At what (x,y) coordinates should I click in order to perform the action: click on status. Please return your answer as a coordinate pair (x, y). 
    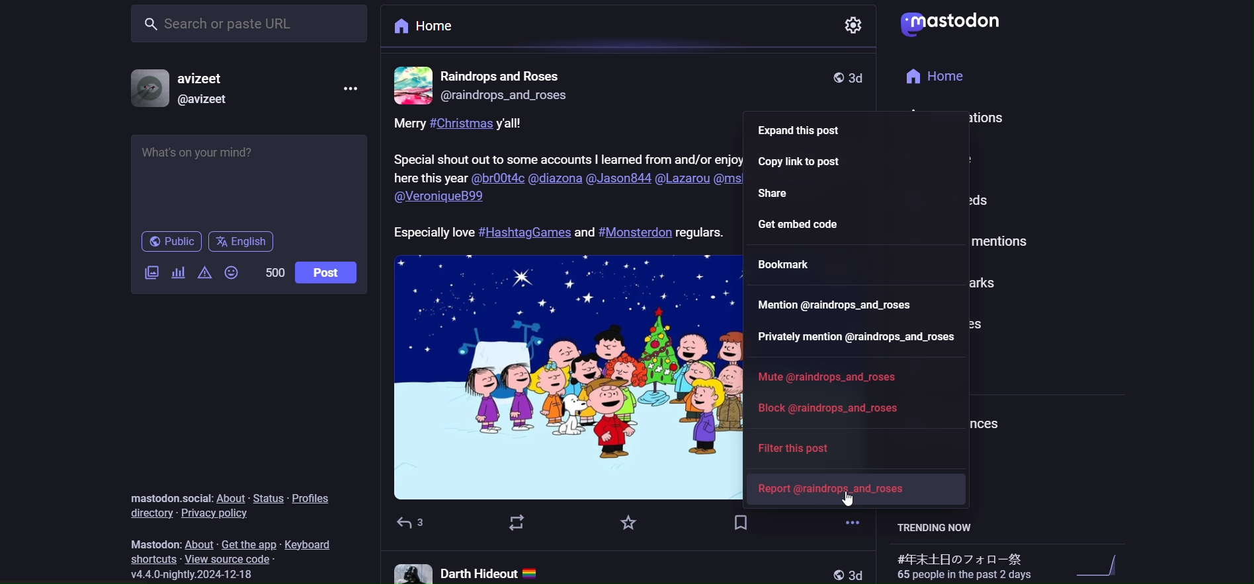
    Looking at the image, I should click on (265, 497).